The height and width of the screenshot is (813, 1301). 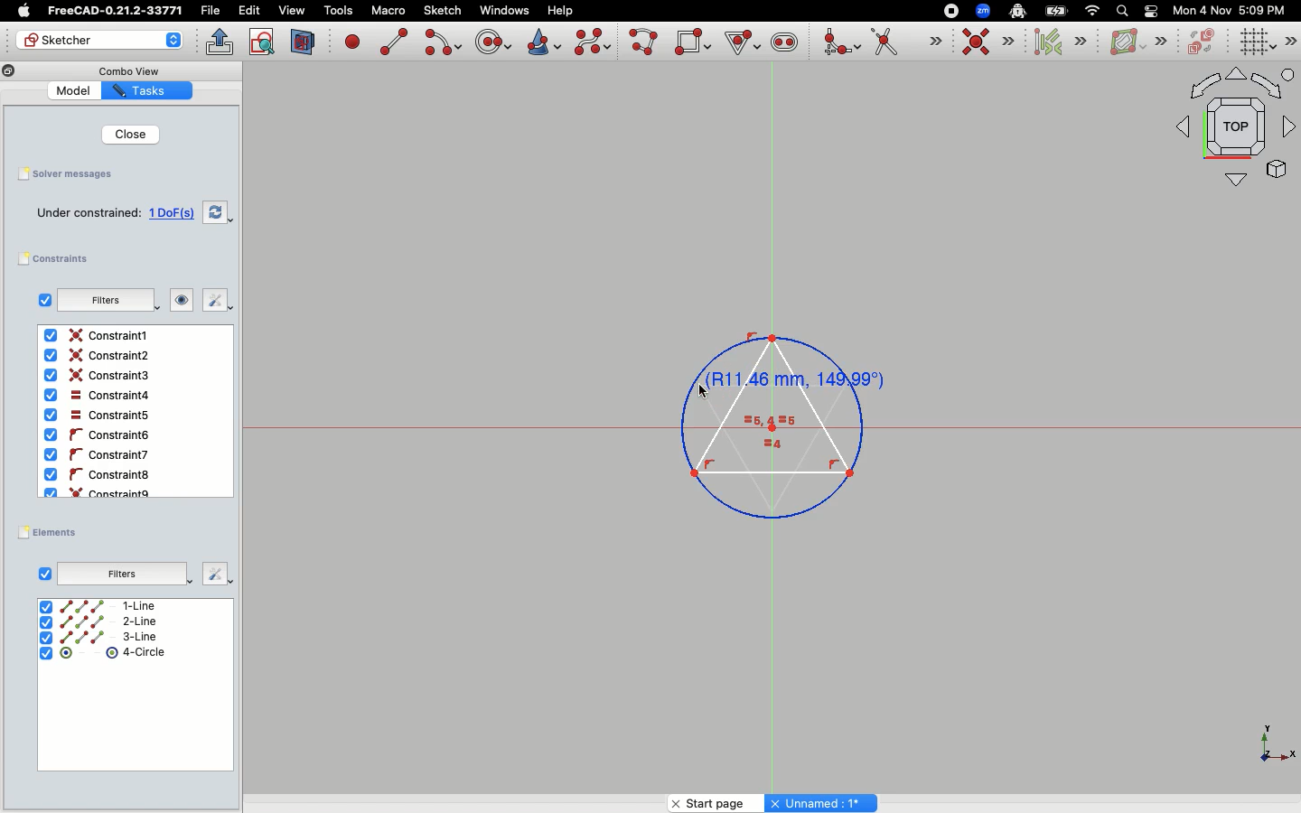 What do you see at coordinates (988, 42) in the screenshot?
I see `Constraint coincident` at bounding box center [988, 42].